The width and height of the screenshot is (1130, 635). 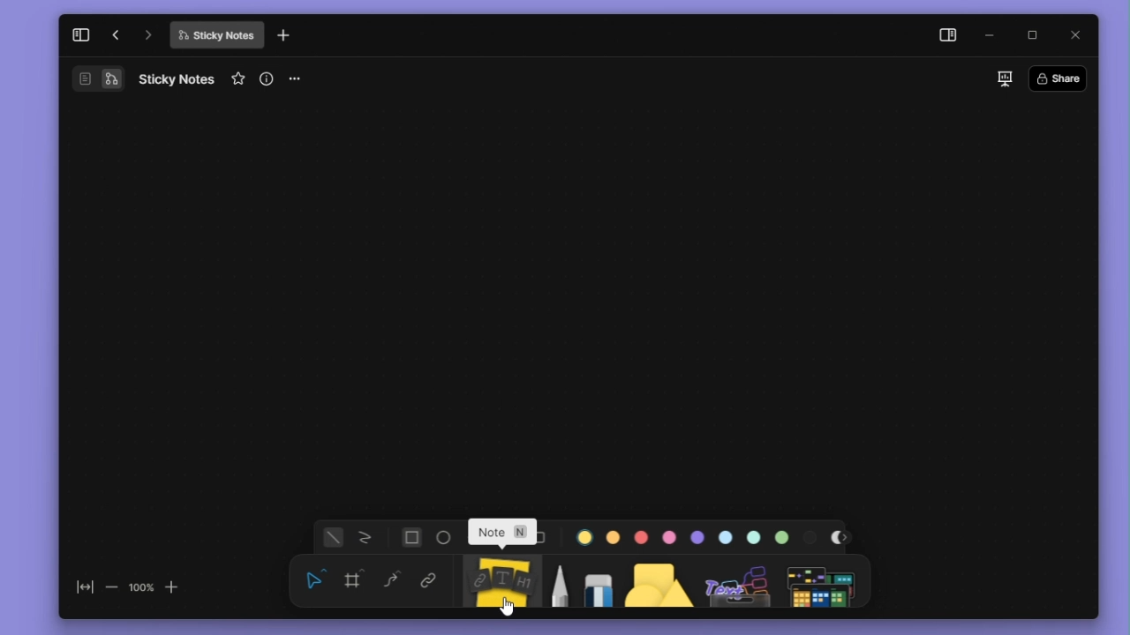 What do you see at coordinates (433, 582) in the screenshot?
I see `link` at bounding box center [433, 582].